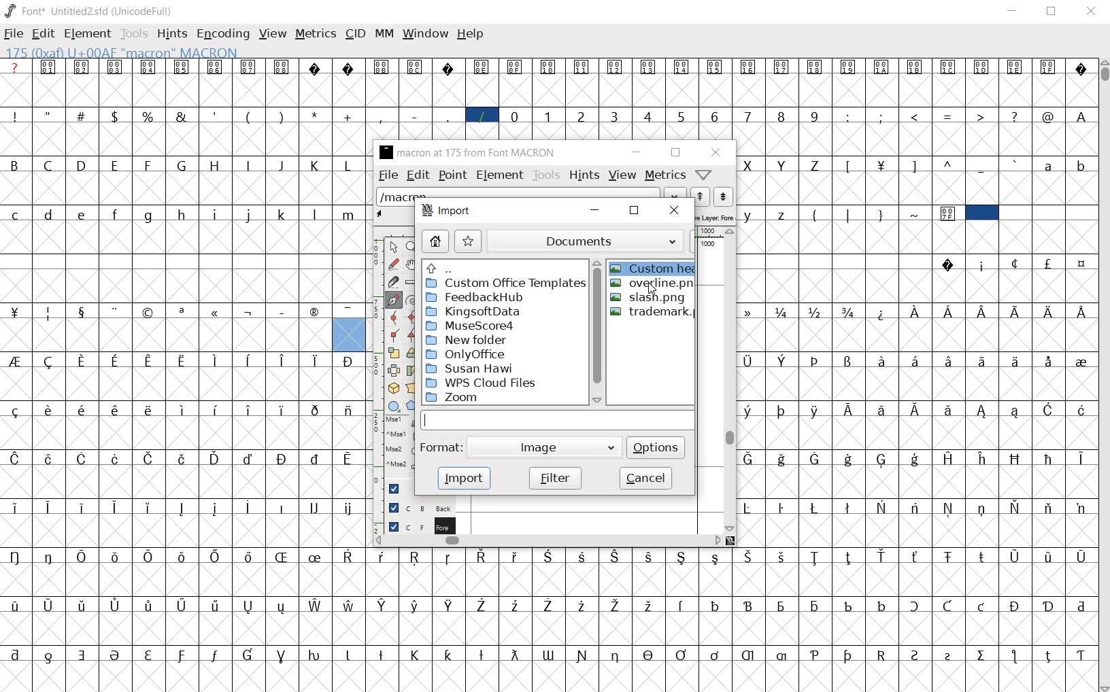 The width and height of the screenshot is (1110, 692). What do you see at coordinates (450, 655) in the screenshot?
I see `Symbol` at bounding box center [450, 655].